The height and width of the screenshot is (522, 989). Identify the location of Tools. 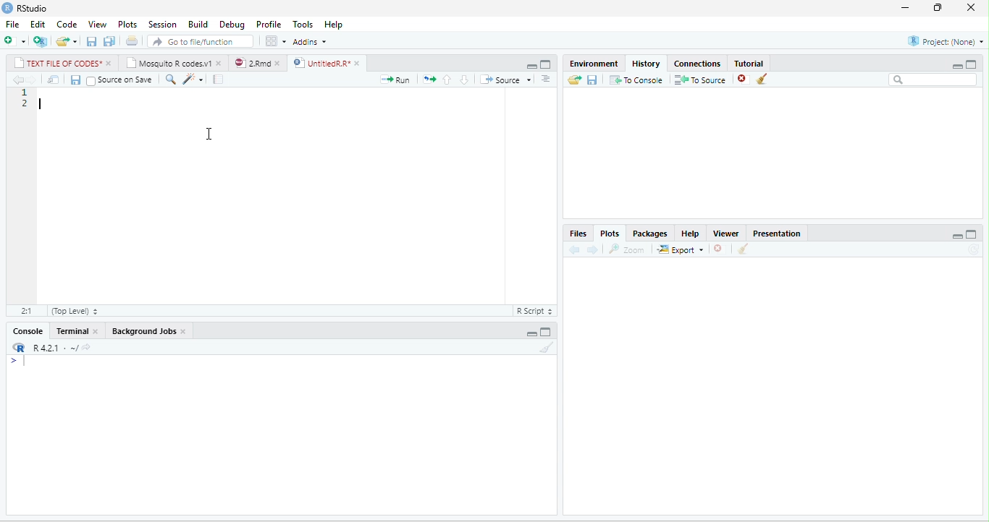
(303, 25).